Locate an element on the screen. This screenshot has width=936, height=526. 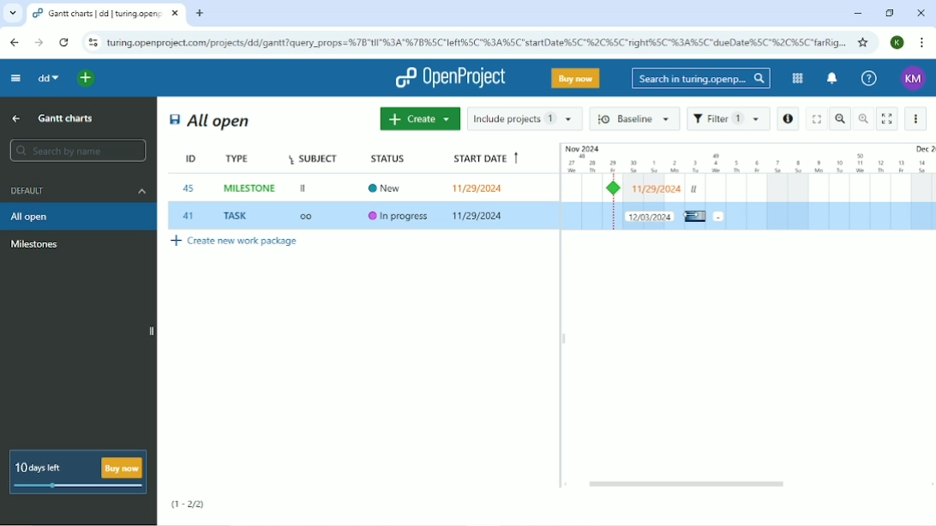
(1-2/2) is located at coordinates (188, 505).